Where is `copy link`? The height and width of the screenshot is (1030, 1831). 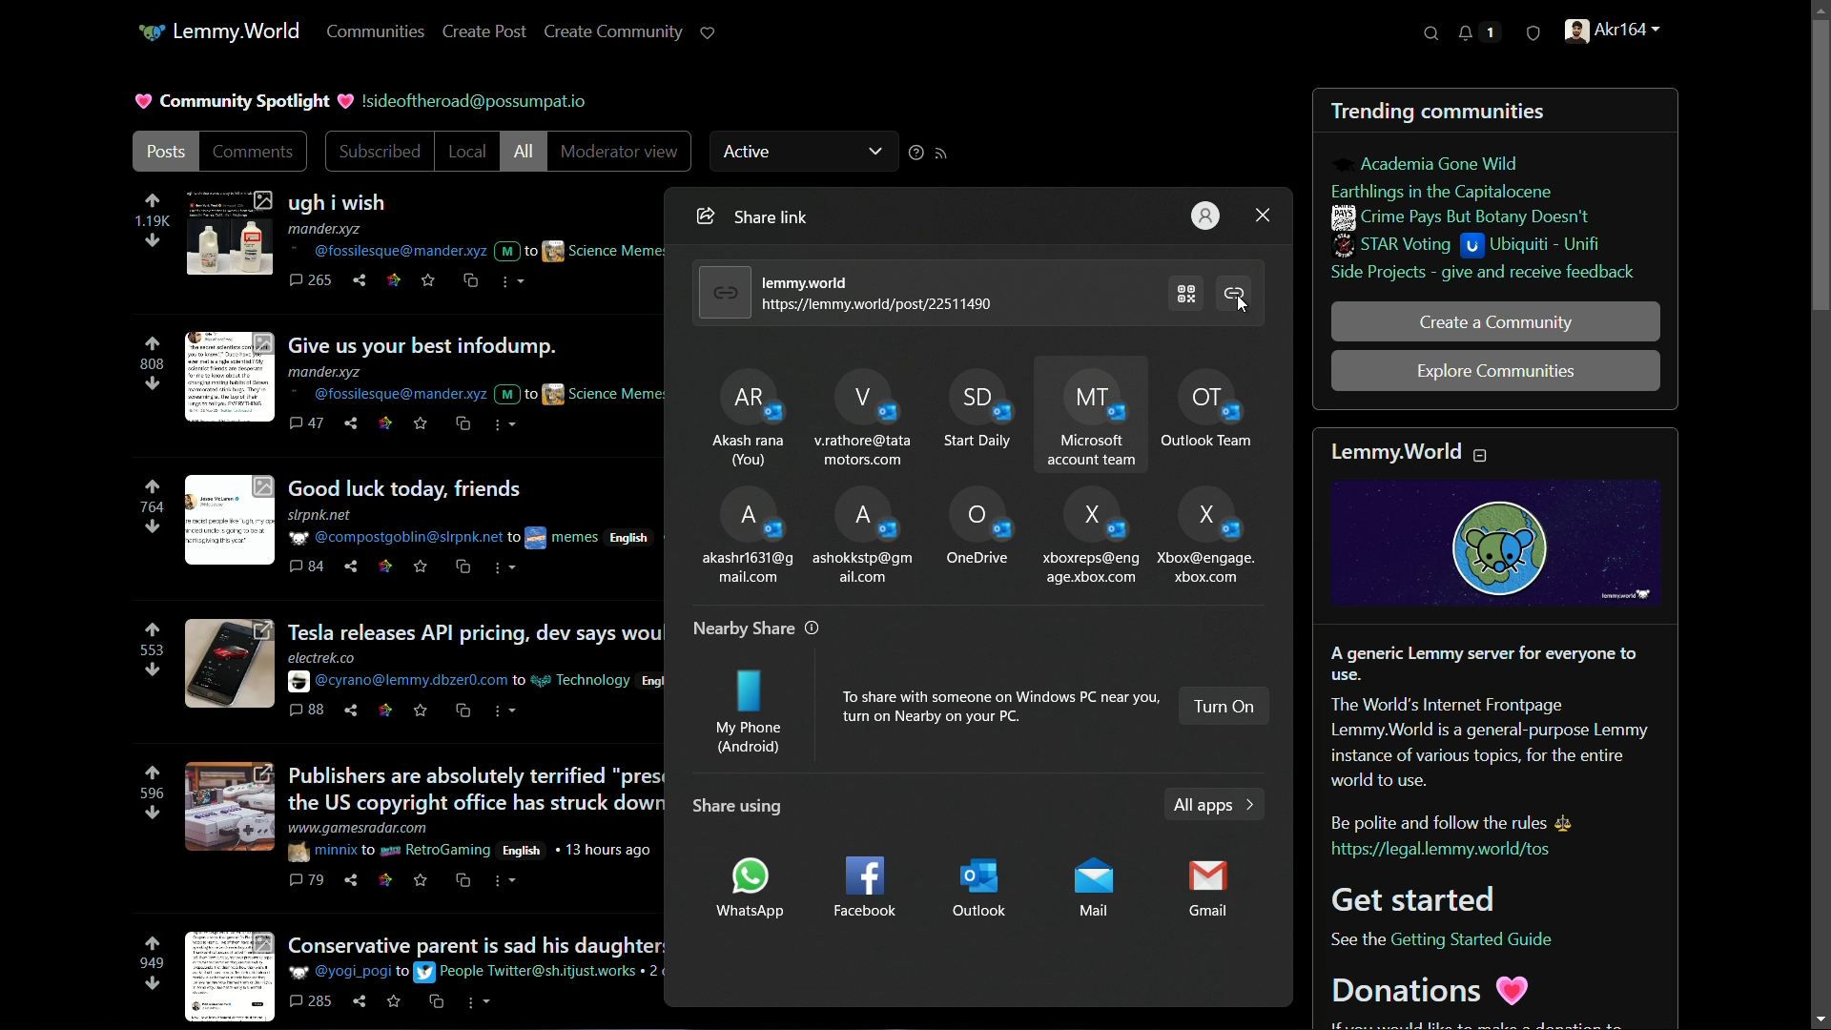
copy link is located at coordinates (1238, 296).